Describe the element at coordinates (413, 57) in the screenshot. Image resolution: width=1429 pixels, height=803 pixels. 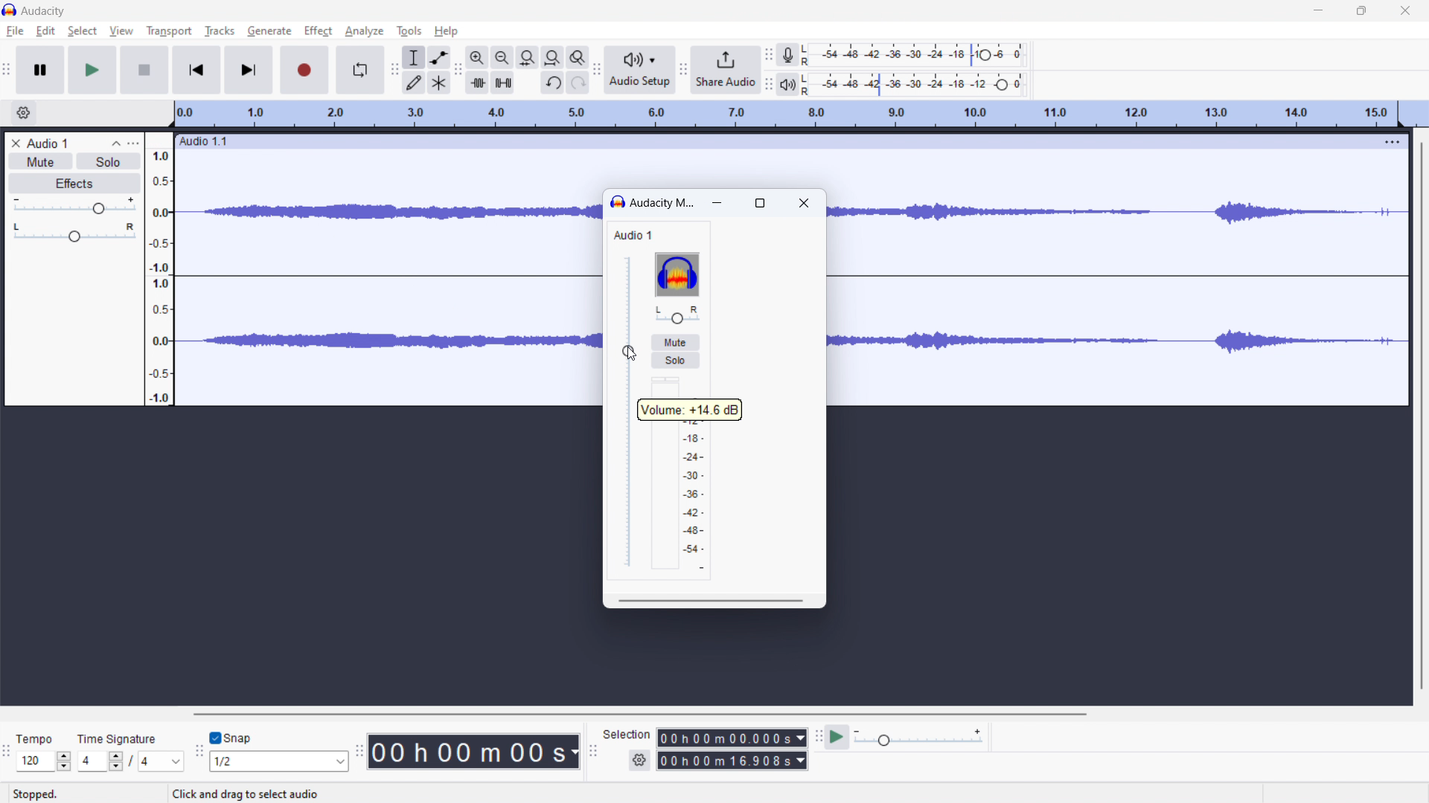
I see `selection tool` at that location.